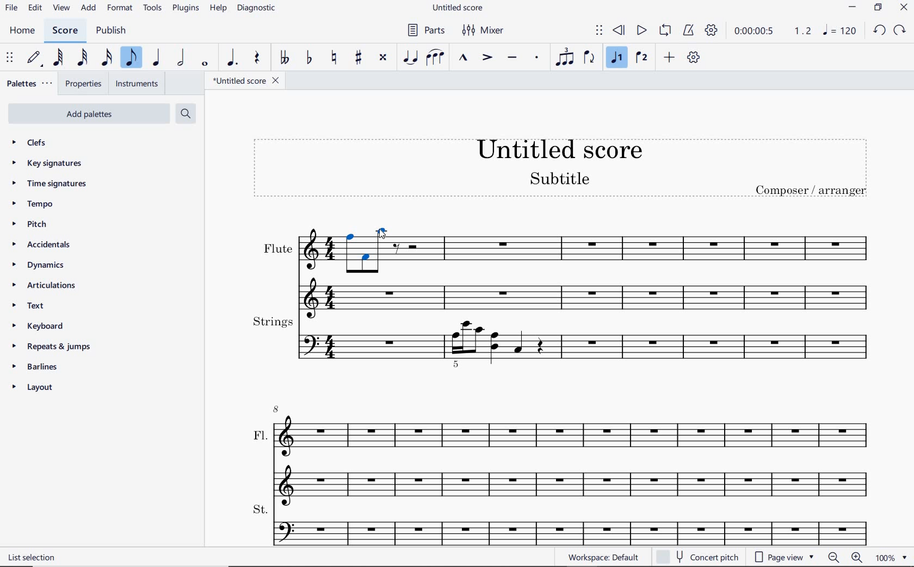 Image resolution: width=914 pixels, height=567 pixels. Describe the element at coordinates (48, 182) in the screenshot. I see `time signatures` at that location.